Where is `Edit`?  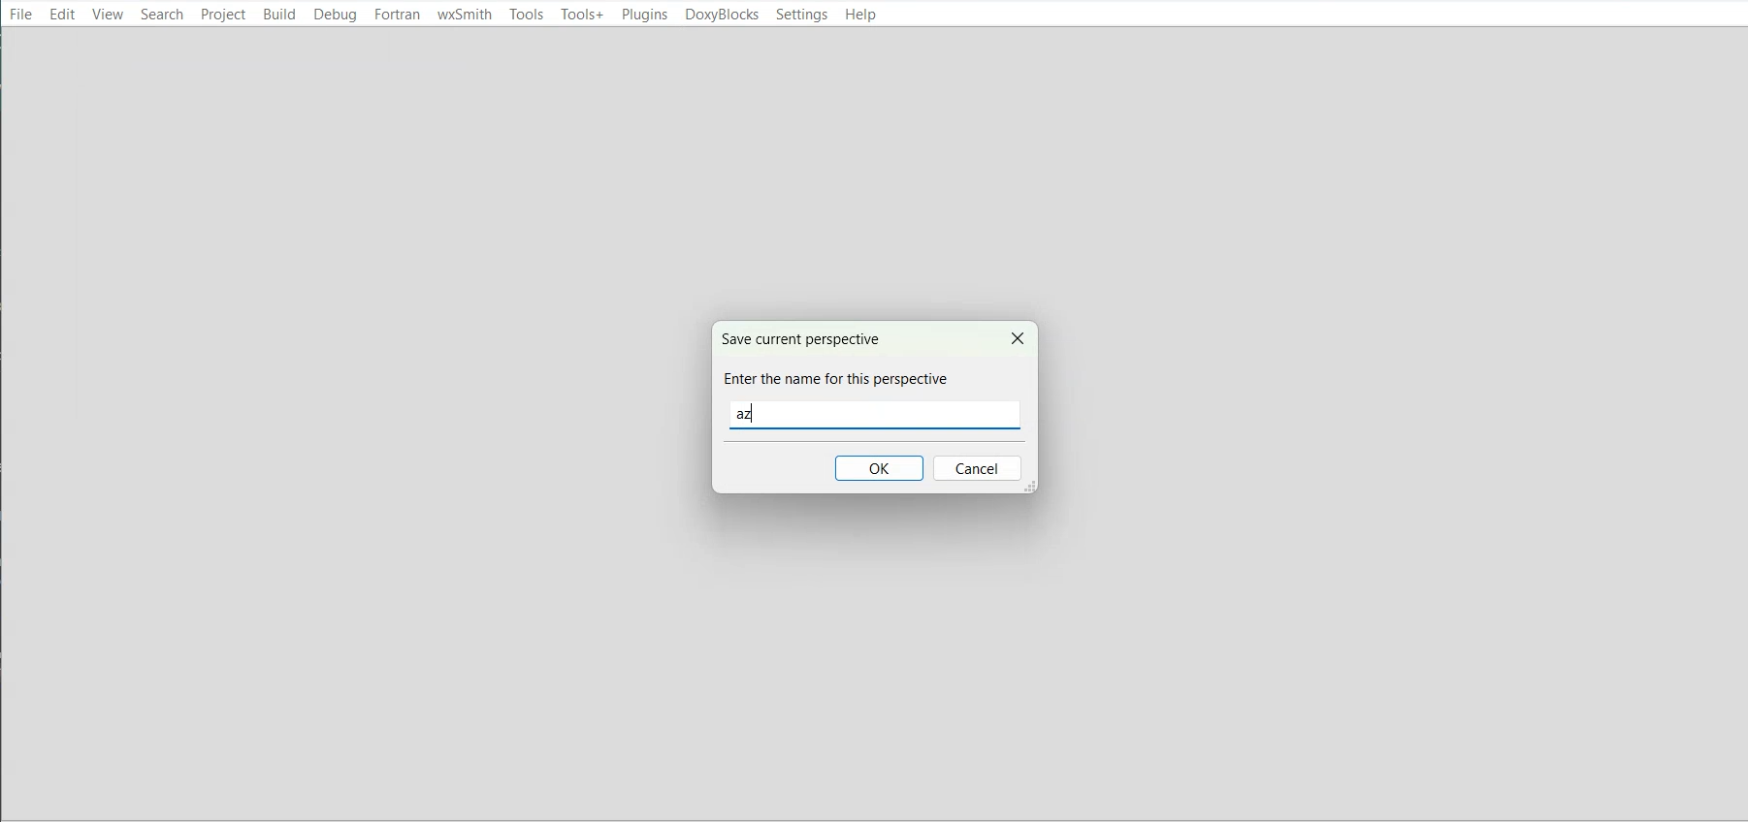 Edit is located at coordinates (62, 14).